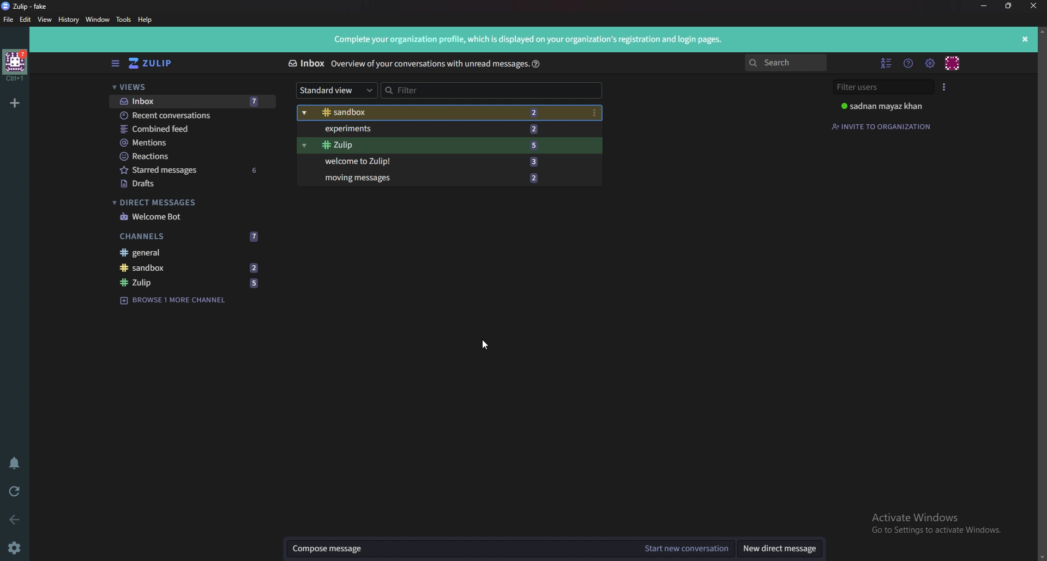 Image resolution: width=1047 pixels, height=561 pixels. I want to click on Personal menu, so click(952, 63).